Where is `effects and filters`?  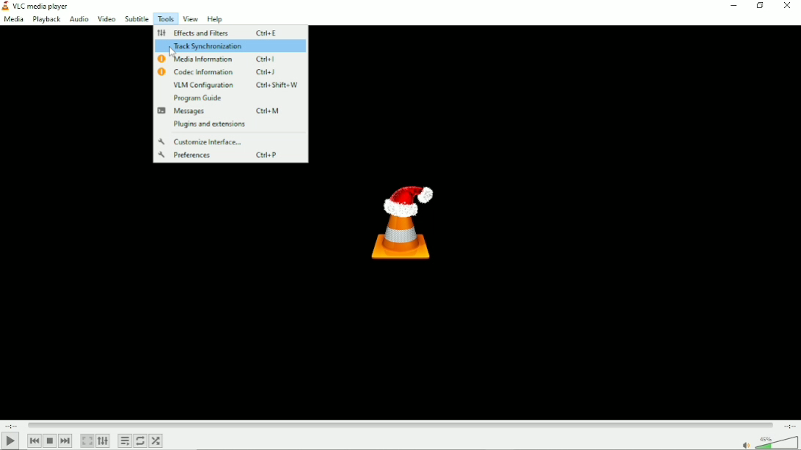 effects and filters is located at coordinates (218, 32).